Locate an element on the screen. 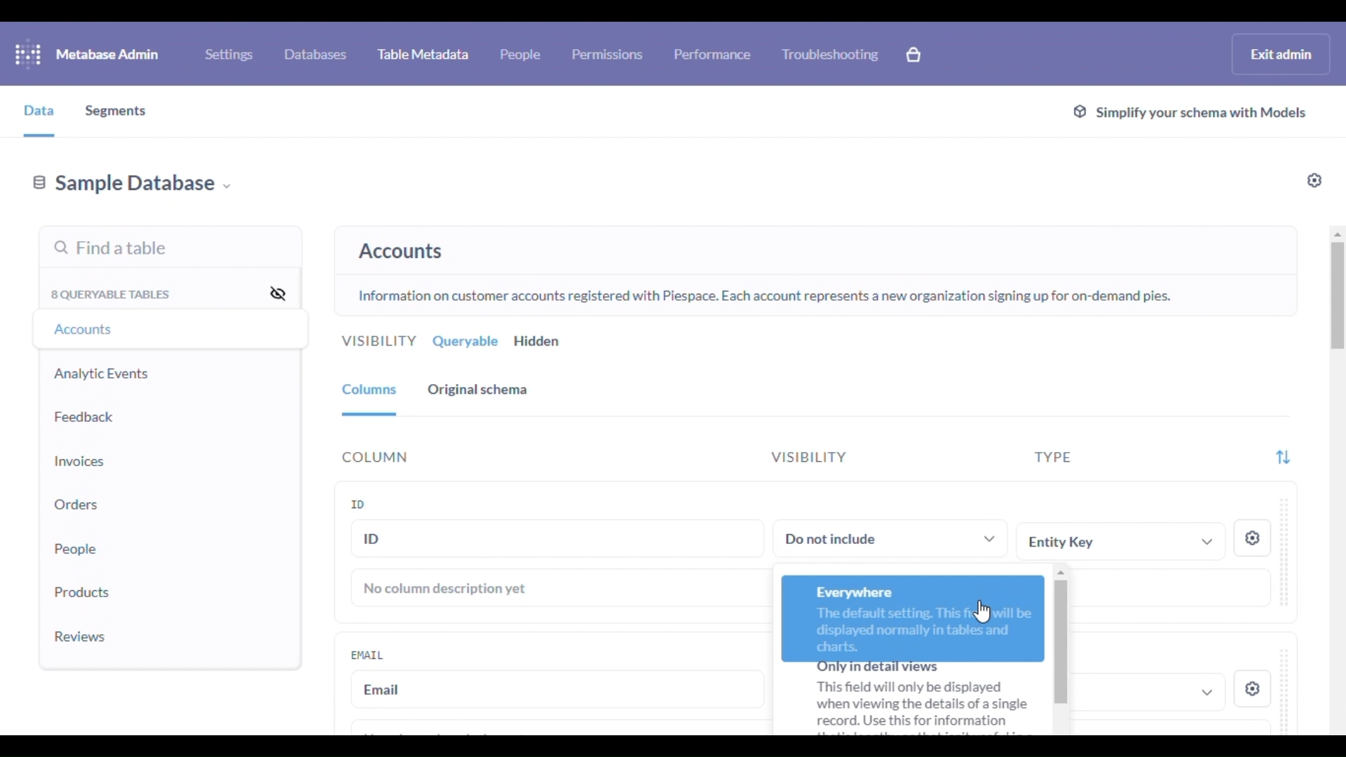 This screenshot has height=757, width=1346. no column description yet is located at coordinates (447, 589).